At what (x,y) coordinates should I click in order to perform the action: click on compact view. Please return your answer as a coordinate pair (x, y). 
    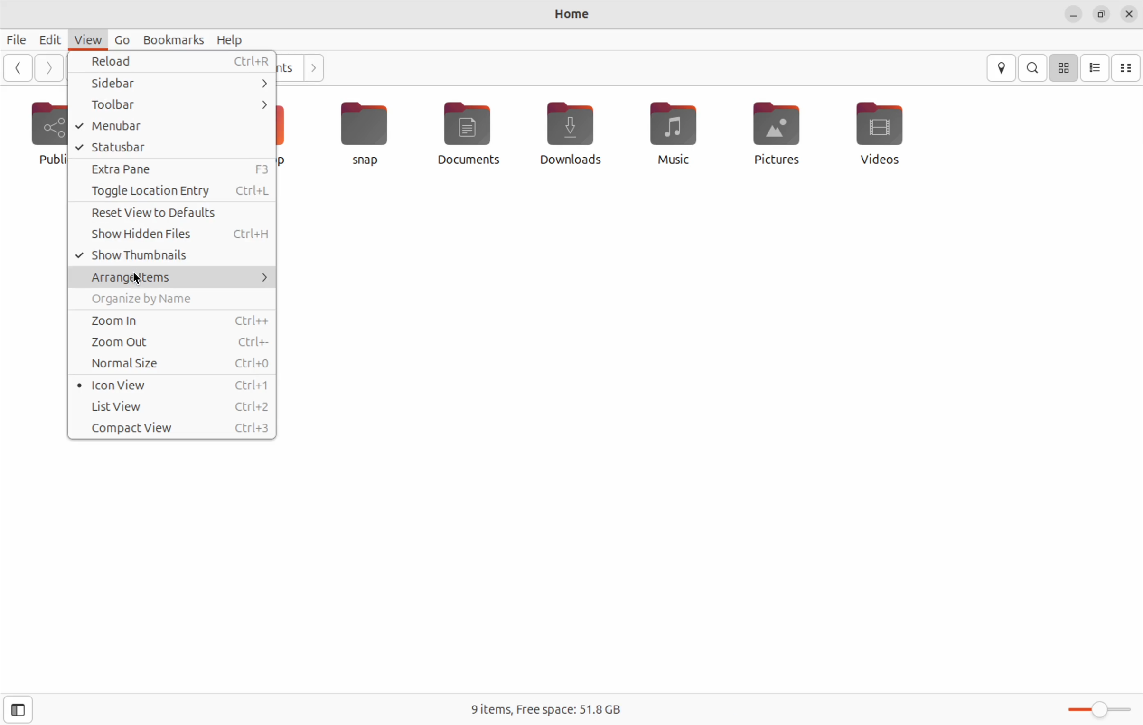
    Looking at the image, I should click on (1127, 66).